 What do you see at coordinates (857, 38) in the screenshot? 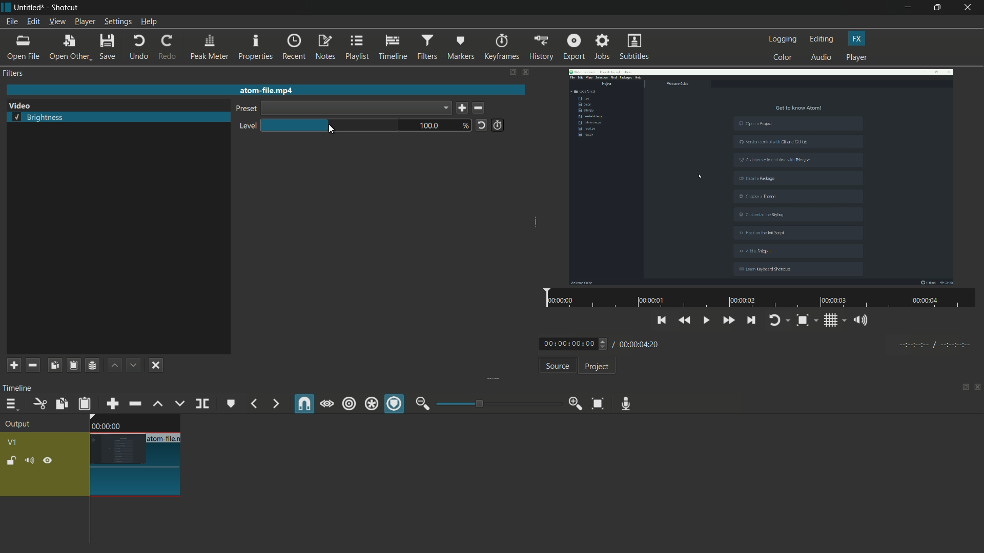
I see `fx` at bounding box center [857, 38].